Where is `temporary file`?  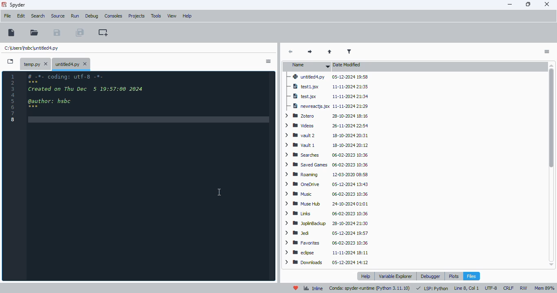 temporary file is located at coordinates (35, 63).